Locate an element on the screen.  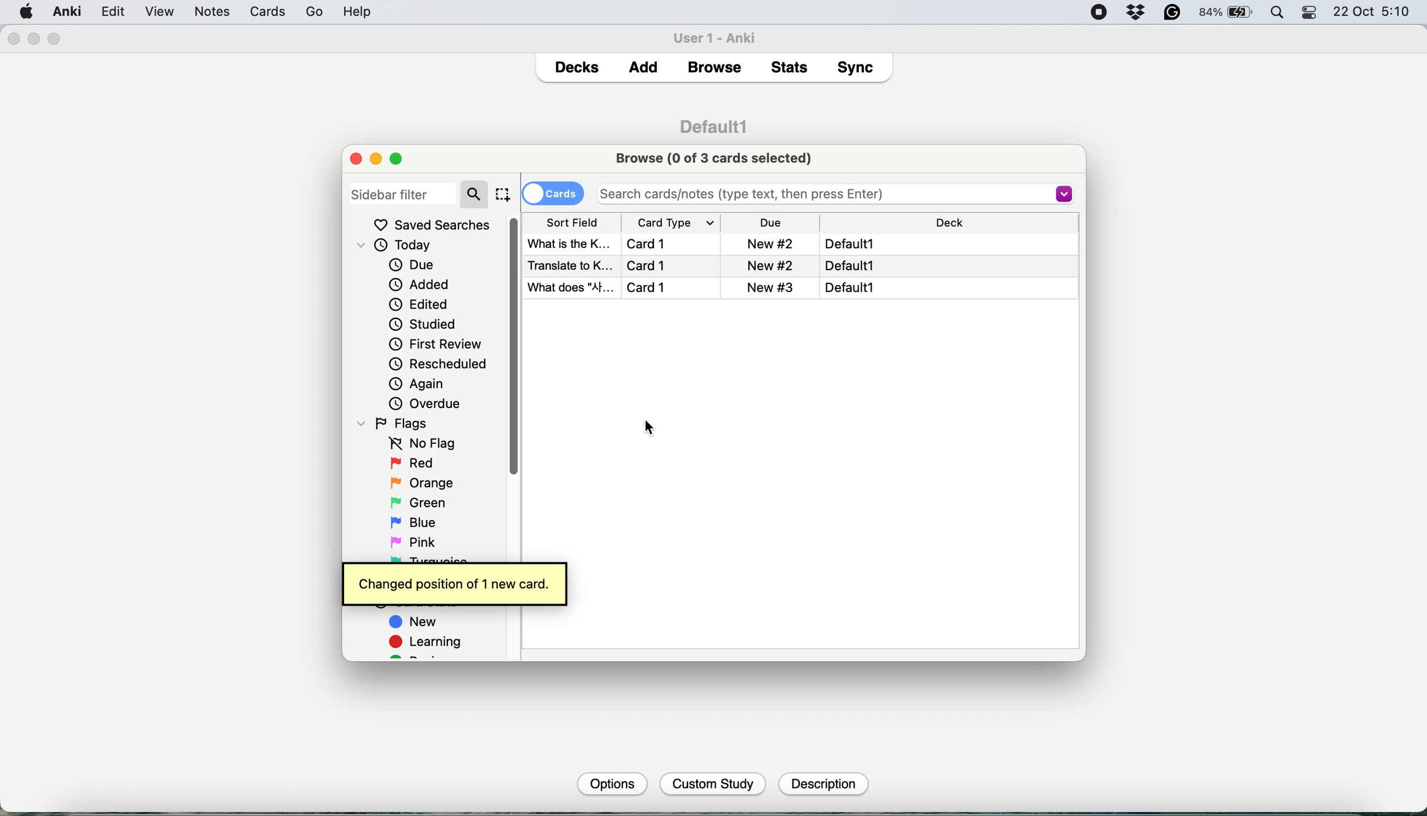
Default1 is located at coordinates (848, 244).